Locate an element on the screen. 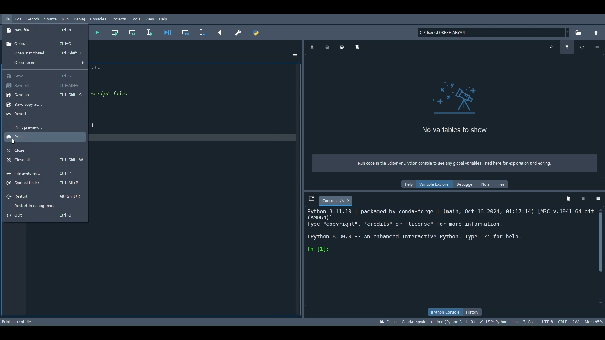 The width and height of the screenshot is (605, 340). Print preview is located at coordinates (25, 126).